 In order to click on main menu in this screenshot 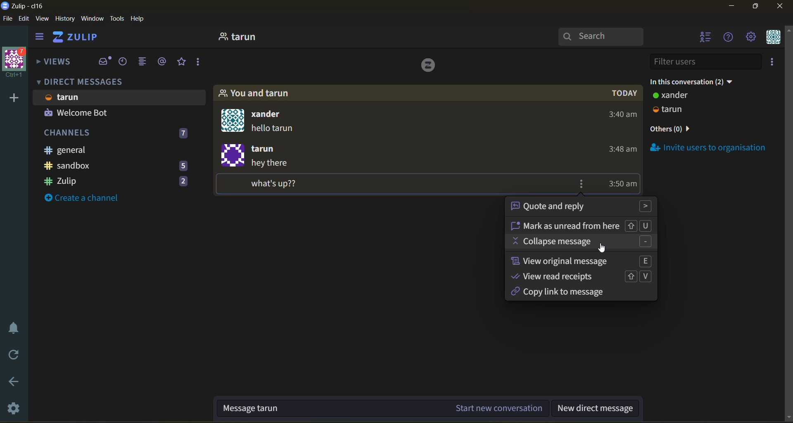, I will do `click(750, 38)`.